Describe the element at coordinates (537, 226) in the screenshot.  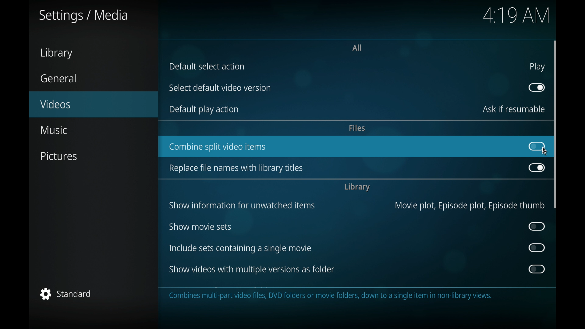
I see `toggle button` at that location.